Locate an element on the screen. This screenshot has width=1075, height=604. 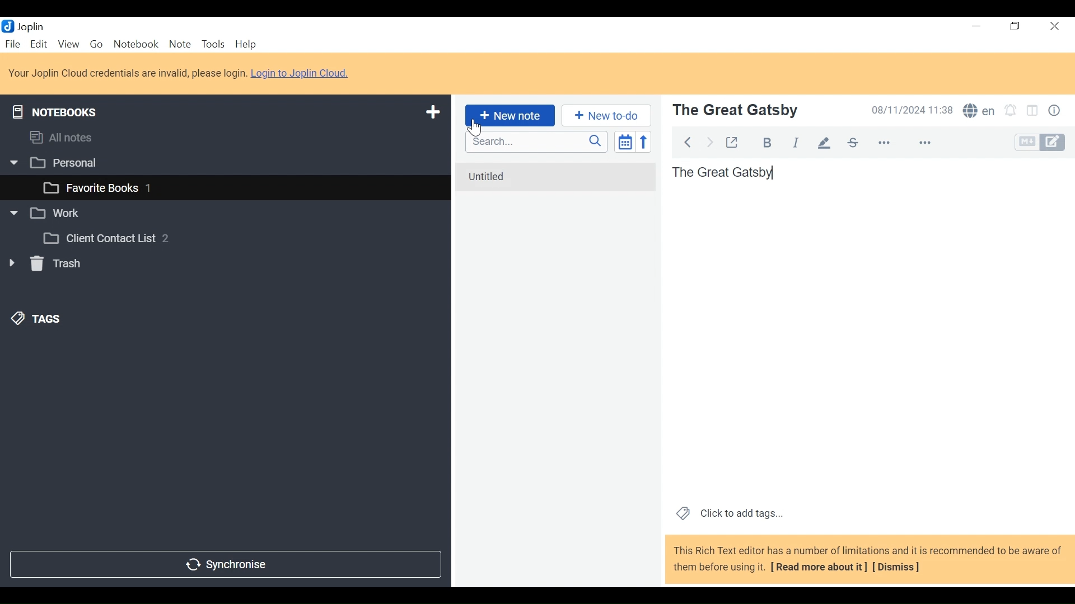
This Rich Text editor has a number of limitations and it is recommended to be aware of
them before using it. [ Read more about it] [Dismiss] is located at coordinates (868, 560).